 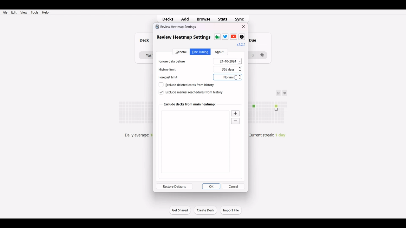 What do you see at coordinates (252, 55) in the screenshot?
I see `0` at bounding box center [252, 55].